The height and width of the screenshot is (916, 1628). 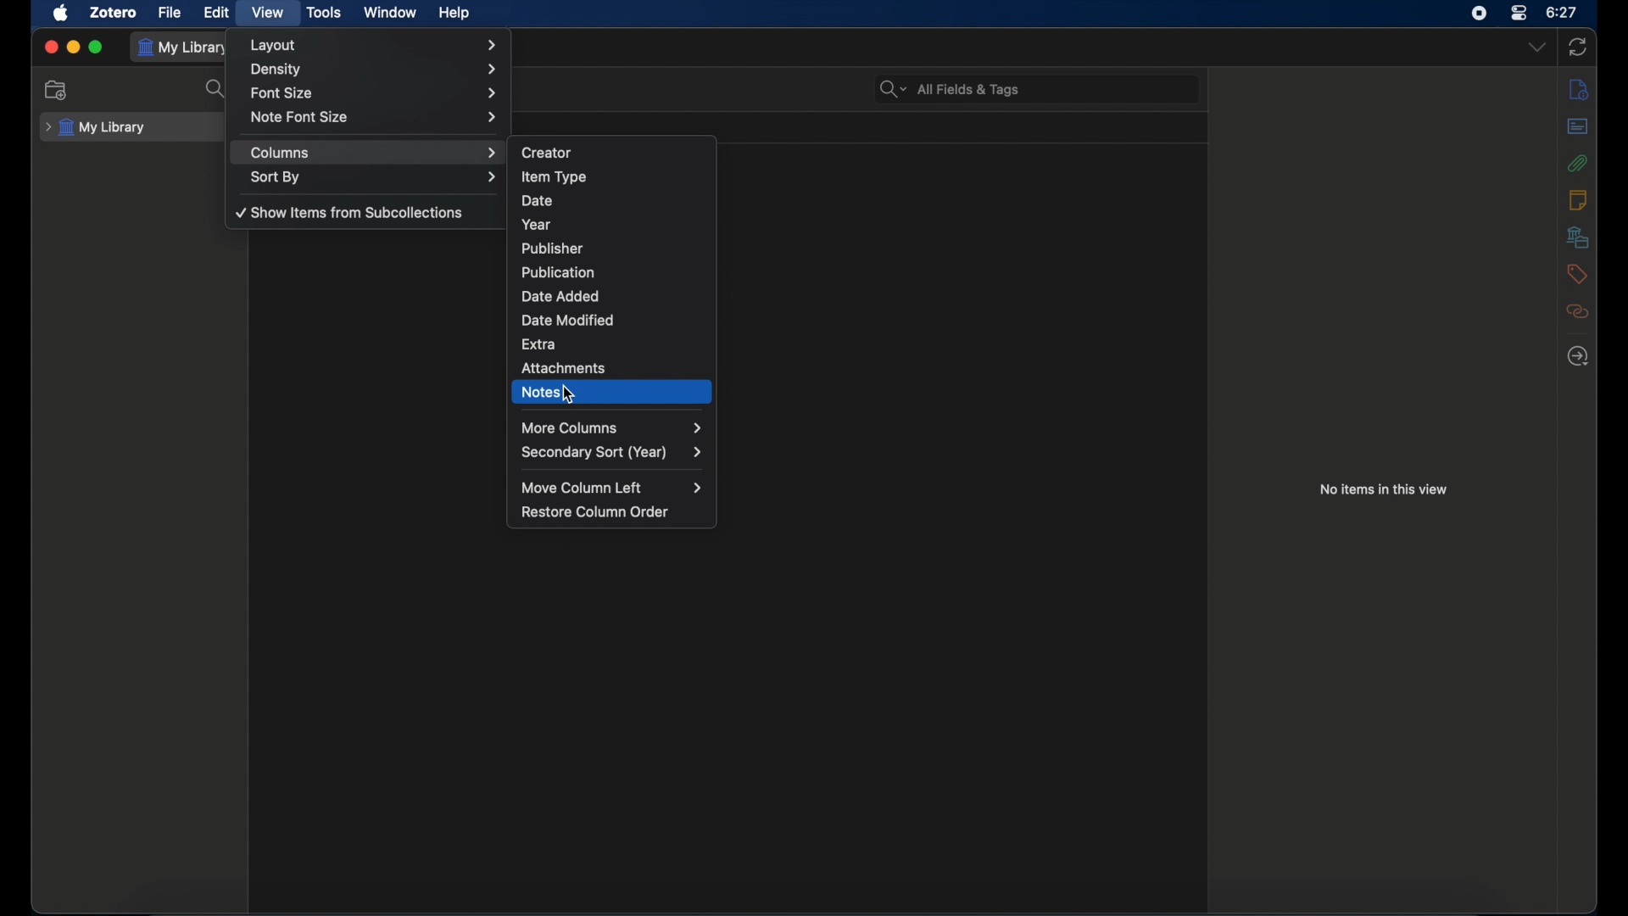 I want to click on close, so click(x=51, y=48).